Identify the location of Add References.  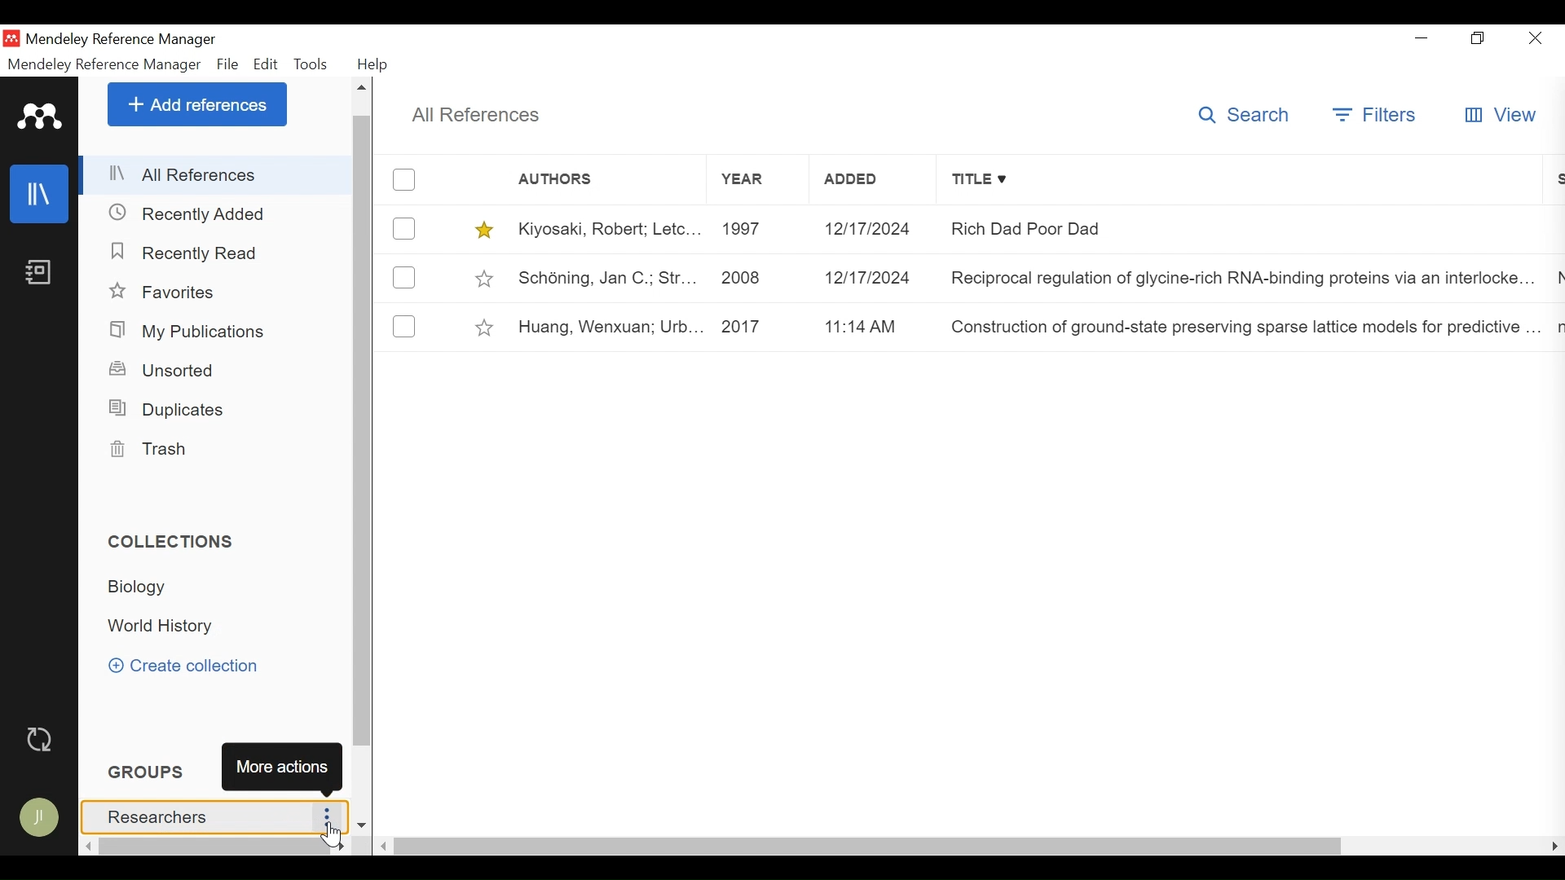
(197, 103).